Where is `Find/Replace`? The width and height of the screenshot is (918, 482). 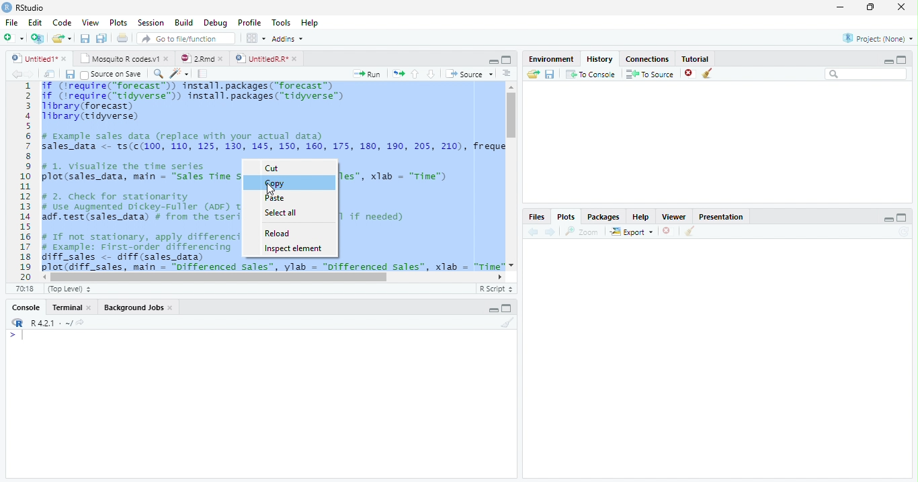
Find/Replace is located at coordinates (157, 74).